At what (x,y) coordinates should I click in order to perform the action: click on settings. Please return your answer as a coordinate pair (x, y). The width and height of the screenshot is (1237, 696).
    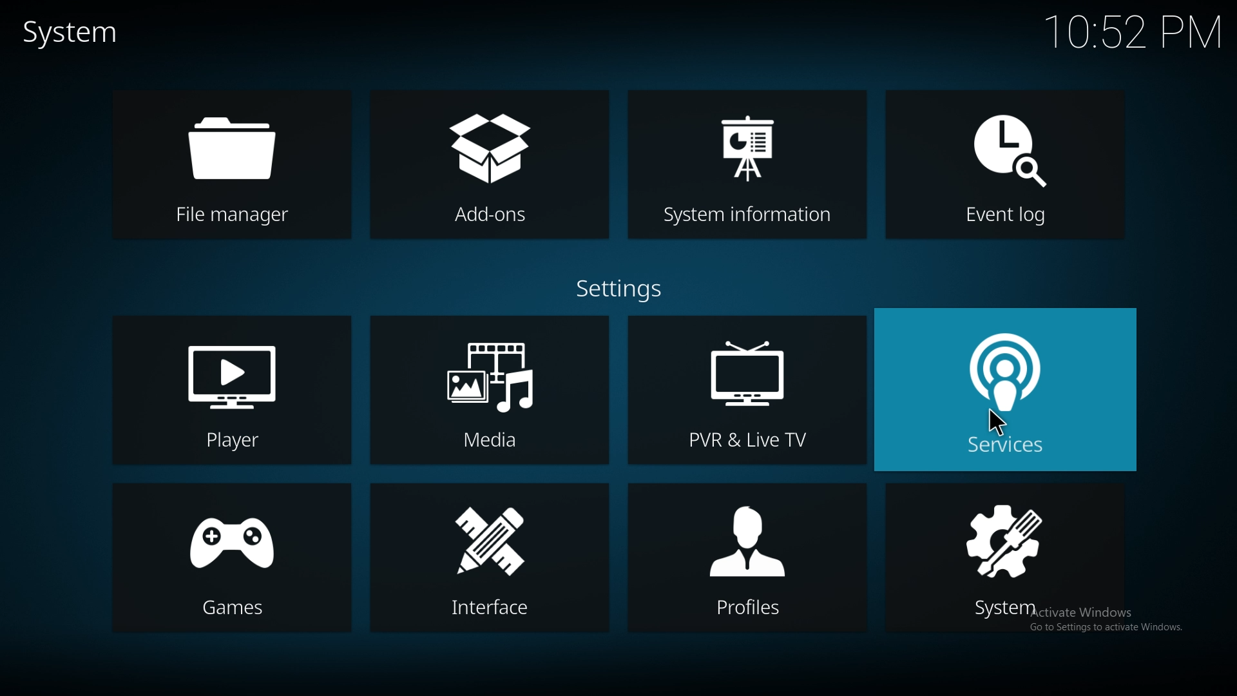
    Looking at the image, I should click on (625, 289).